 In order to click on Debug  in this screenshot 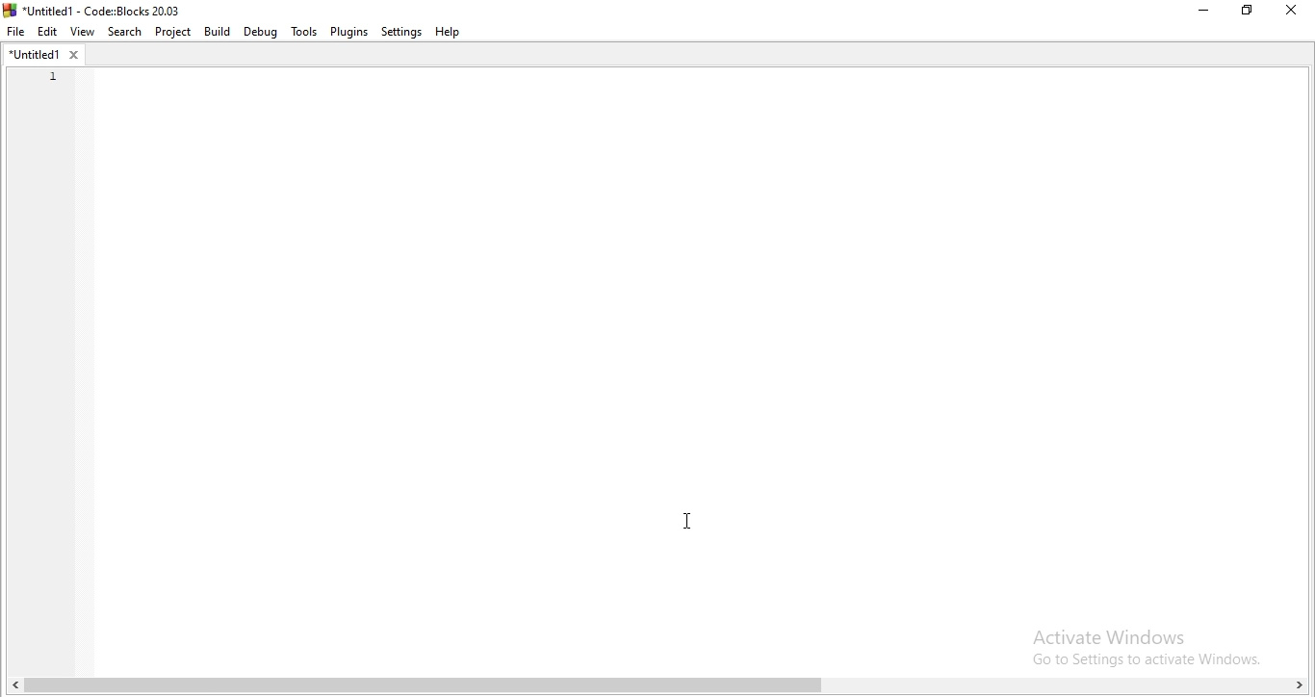, I will do `click(260, 30)`.